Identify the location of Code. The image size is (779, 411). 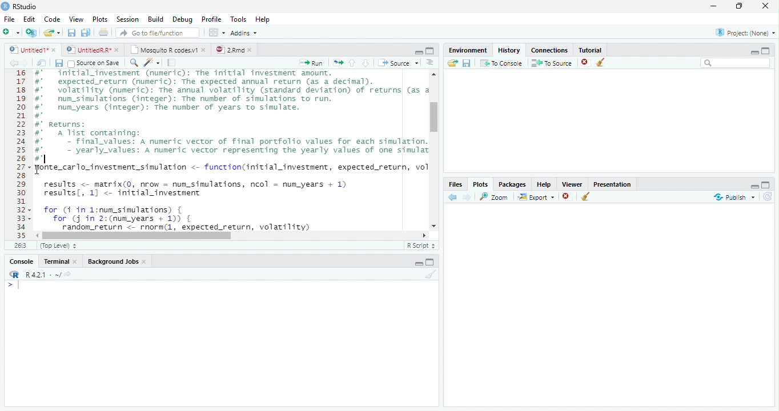
(51, 19).